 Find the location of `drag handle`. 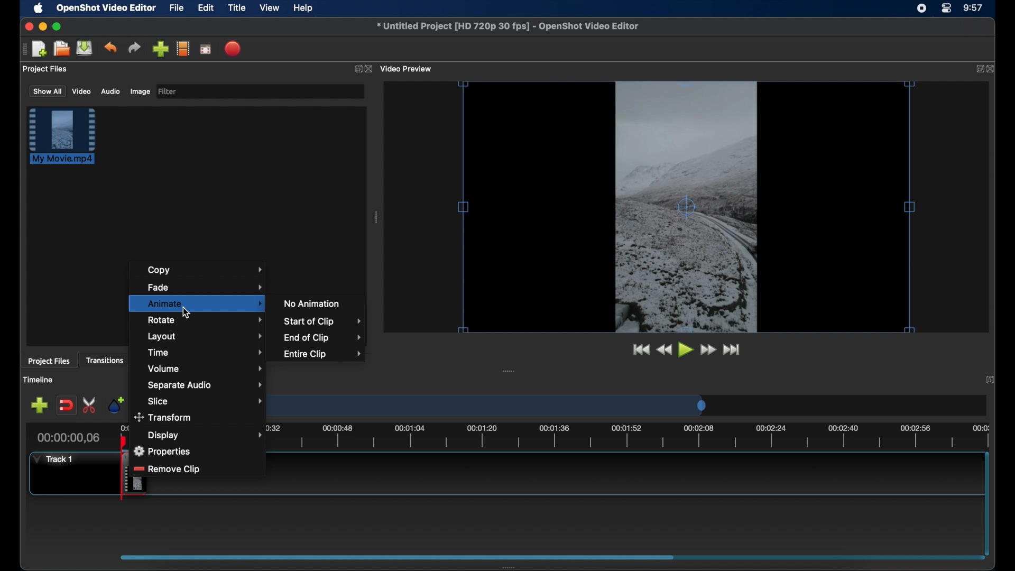

drag handle is located at coordinates (24, 49).